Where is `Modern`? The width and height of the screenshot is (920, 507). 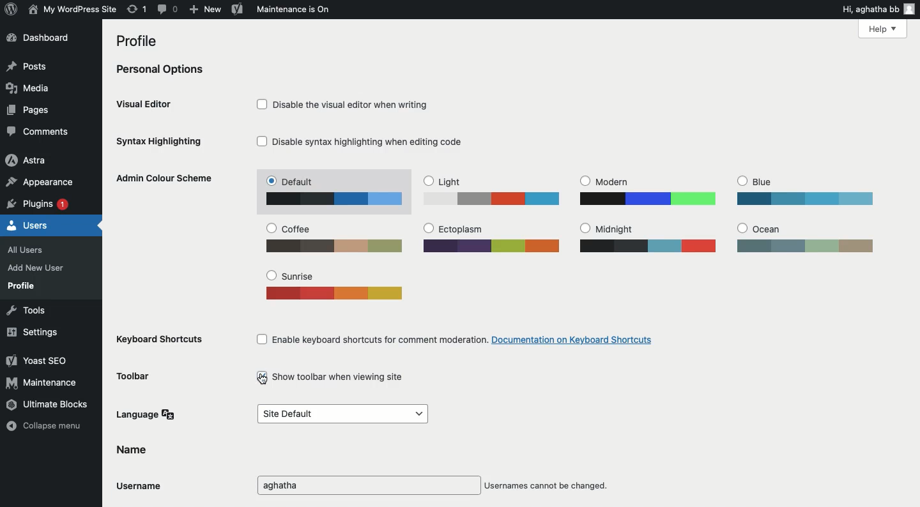 Modern is located at coordinates (649, 192).